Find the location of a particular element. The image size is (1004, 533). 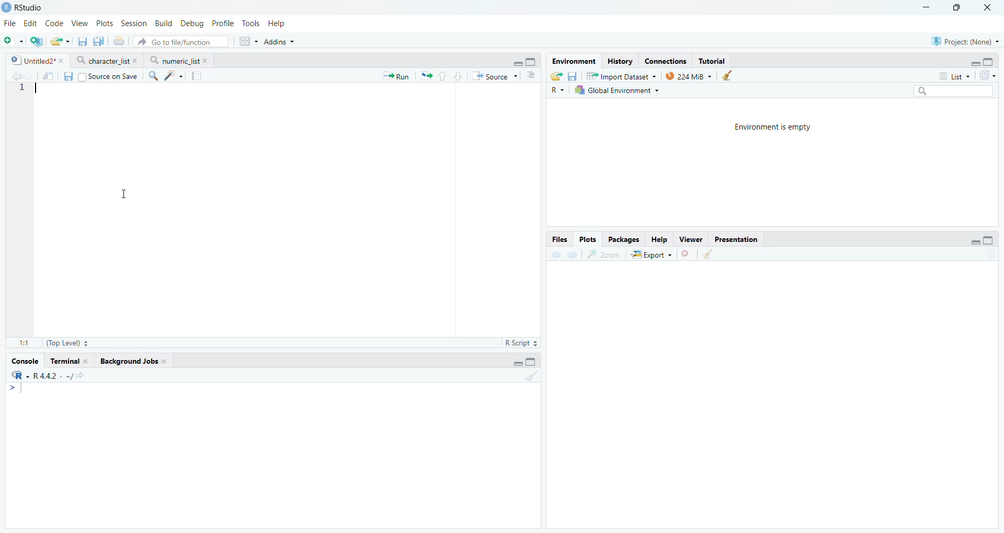

Clear is located at coordinates (533, 376).